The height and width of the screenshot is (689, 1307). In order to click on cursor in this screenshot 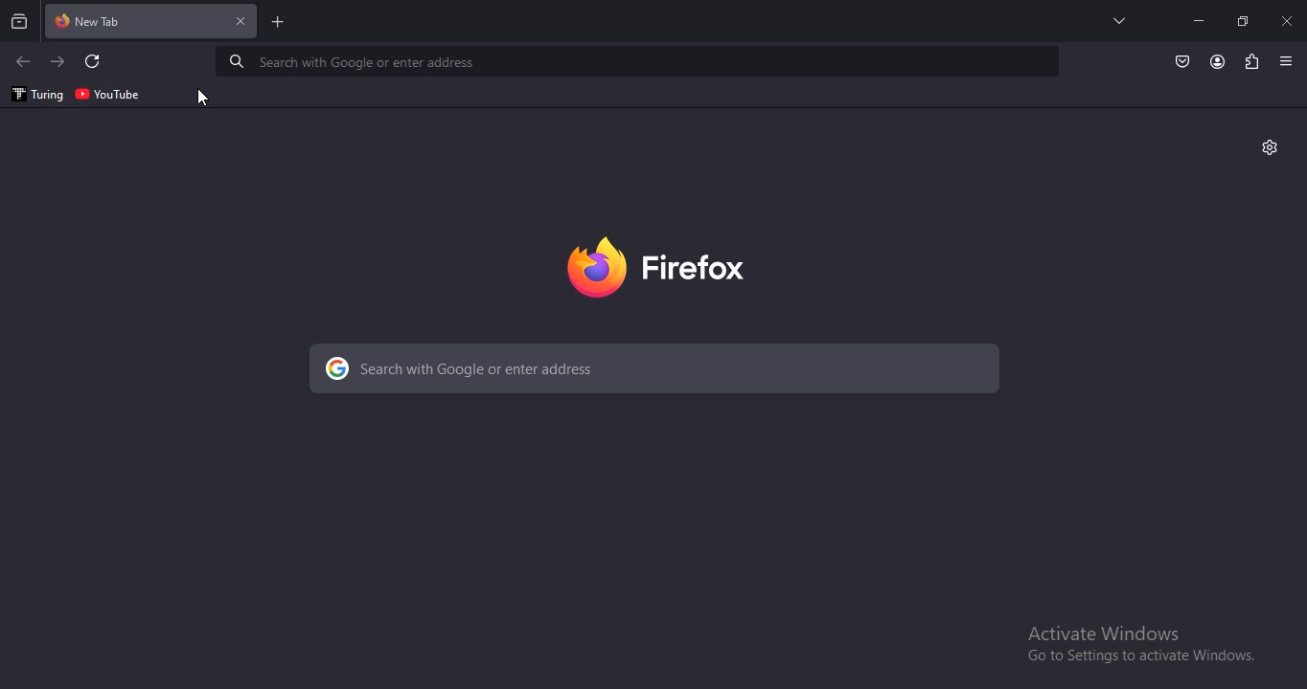, I will do `click(202, 100)`.